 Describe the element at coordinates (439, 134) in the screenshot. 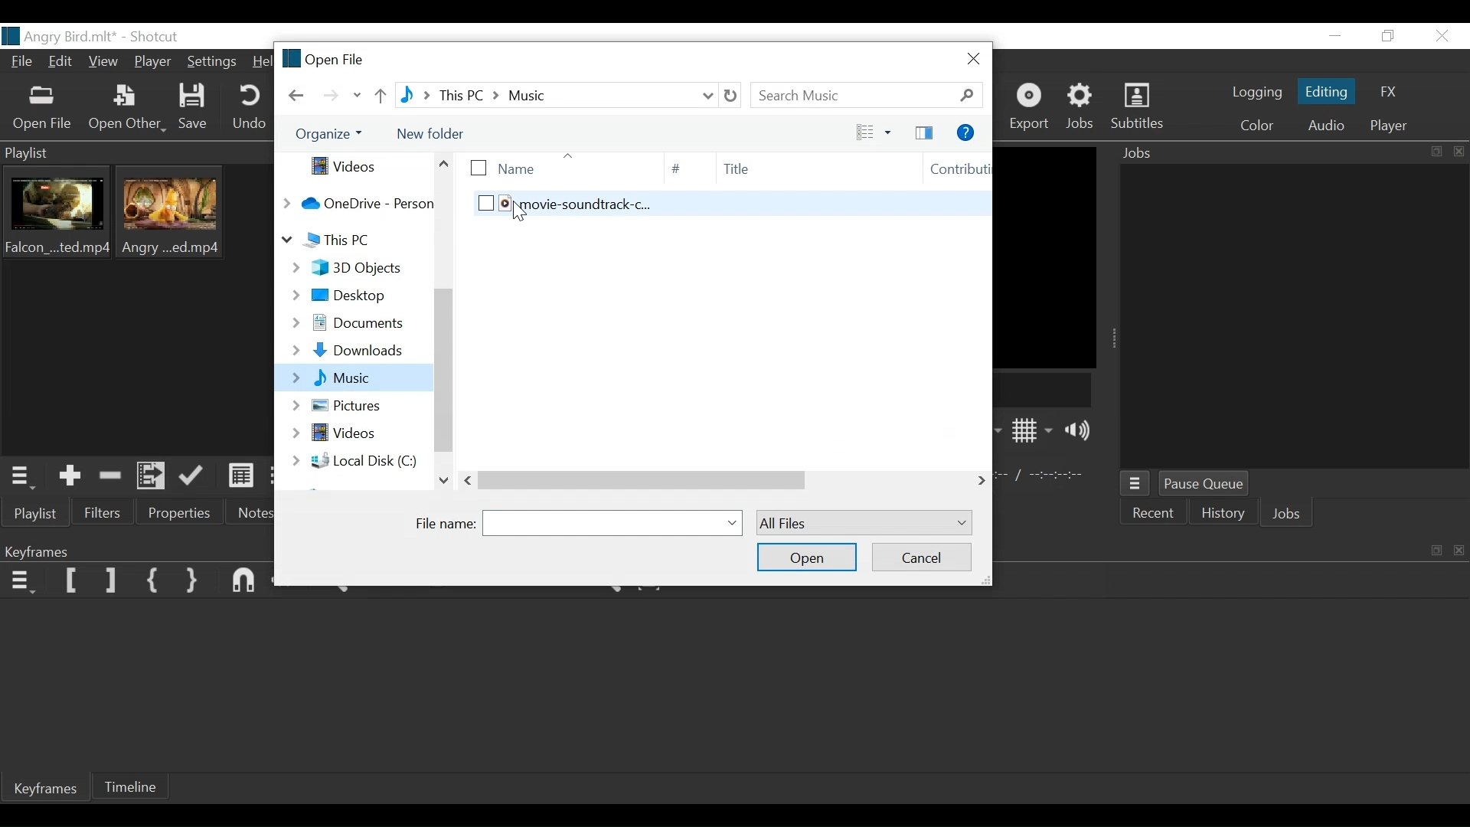

I see `New Folder` at that location.